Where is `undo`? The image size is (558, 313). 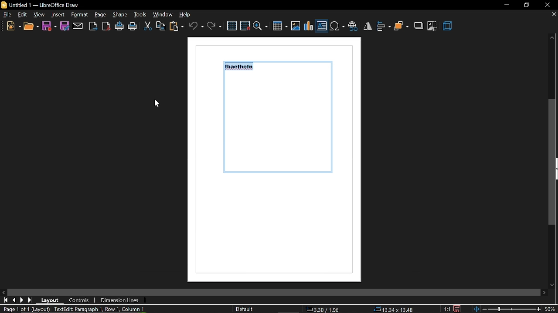 undo is located at coordinates (196, 26).